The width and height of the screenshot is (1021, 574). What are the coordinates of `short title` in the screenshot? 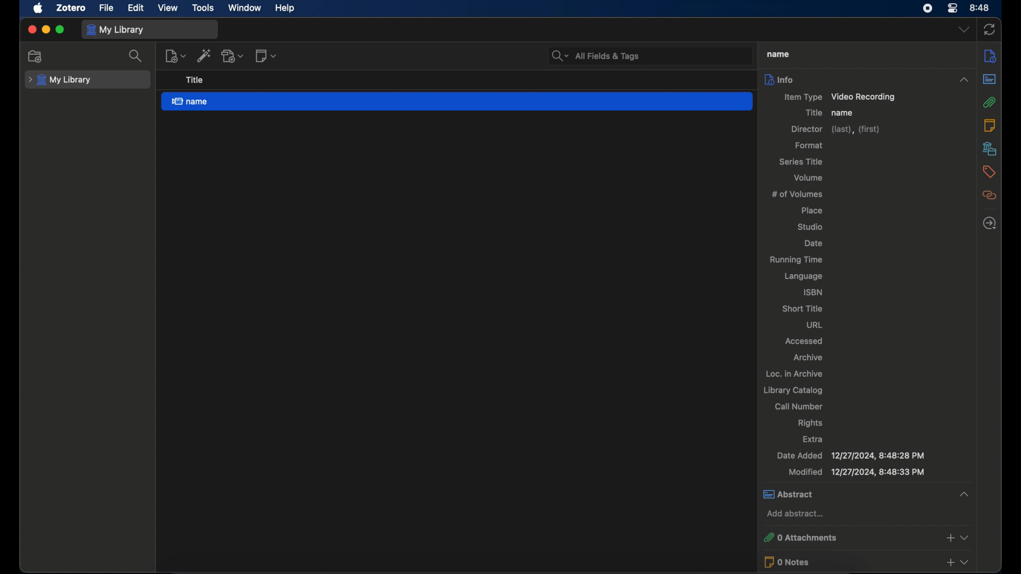 It's located at (802, 309).